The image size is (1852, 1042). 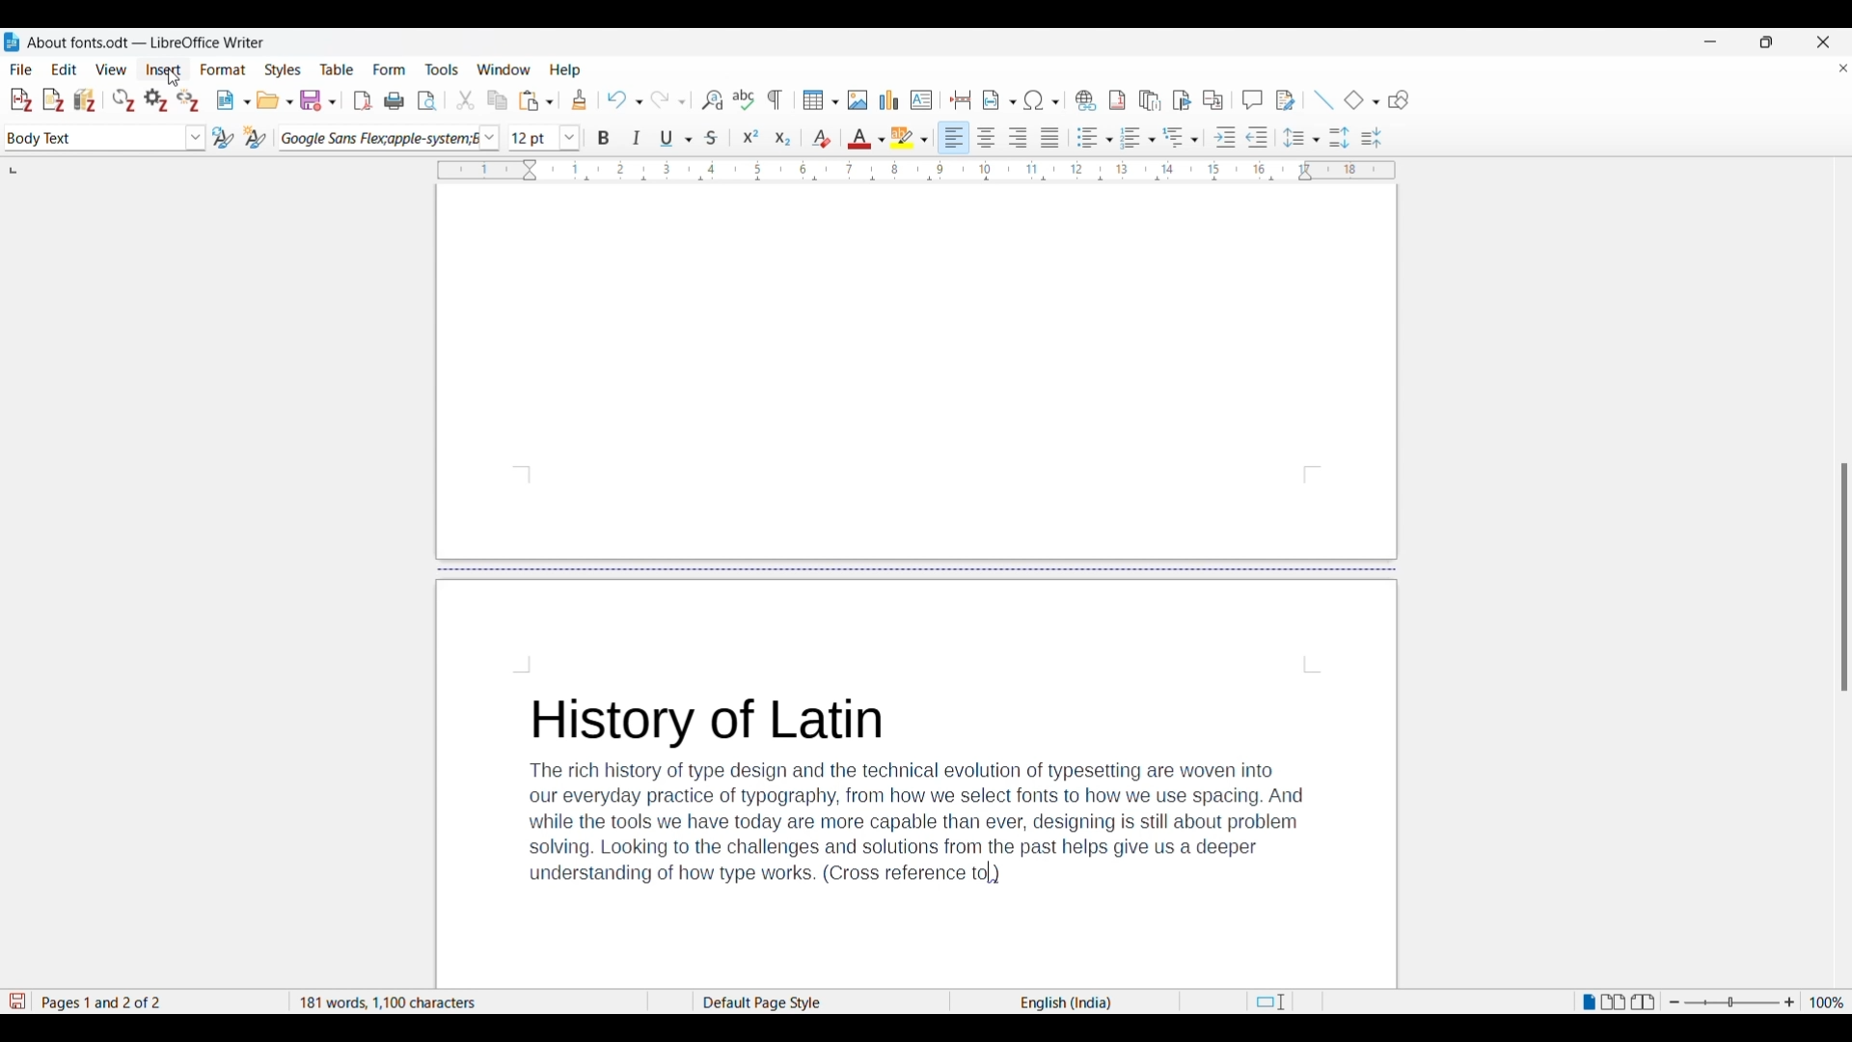 I want to click on Styles menu, so click(x=283, y=69).